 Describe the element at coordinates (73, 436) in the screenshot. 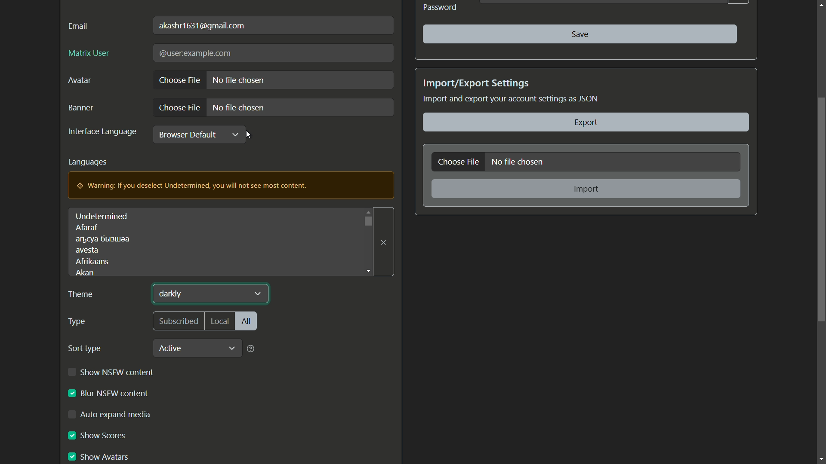

I see `checkbox` at that location.